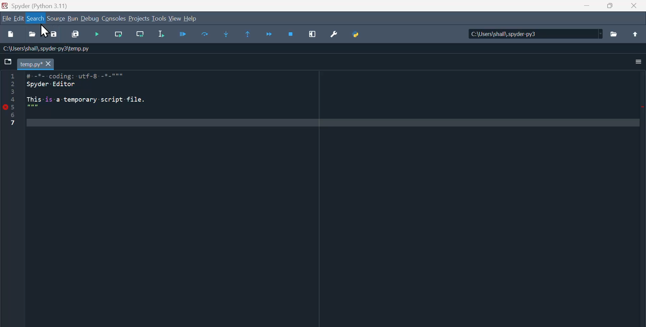 Image resolution: width=646 pixels, height=327 pixels. Describe the element at coordinates (91, 20) in the screenshot. I see `Debug` at that location.